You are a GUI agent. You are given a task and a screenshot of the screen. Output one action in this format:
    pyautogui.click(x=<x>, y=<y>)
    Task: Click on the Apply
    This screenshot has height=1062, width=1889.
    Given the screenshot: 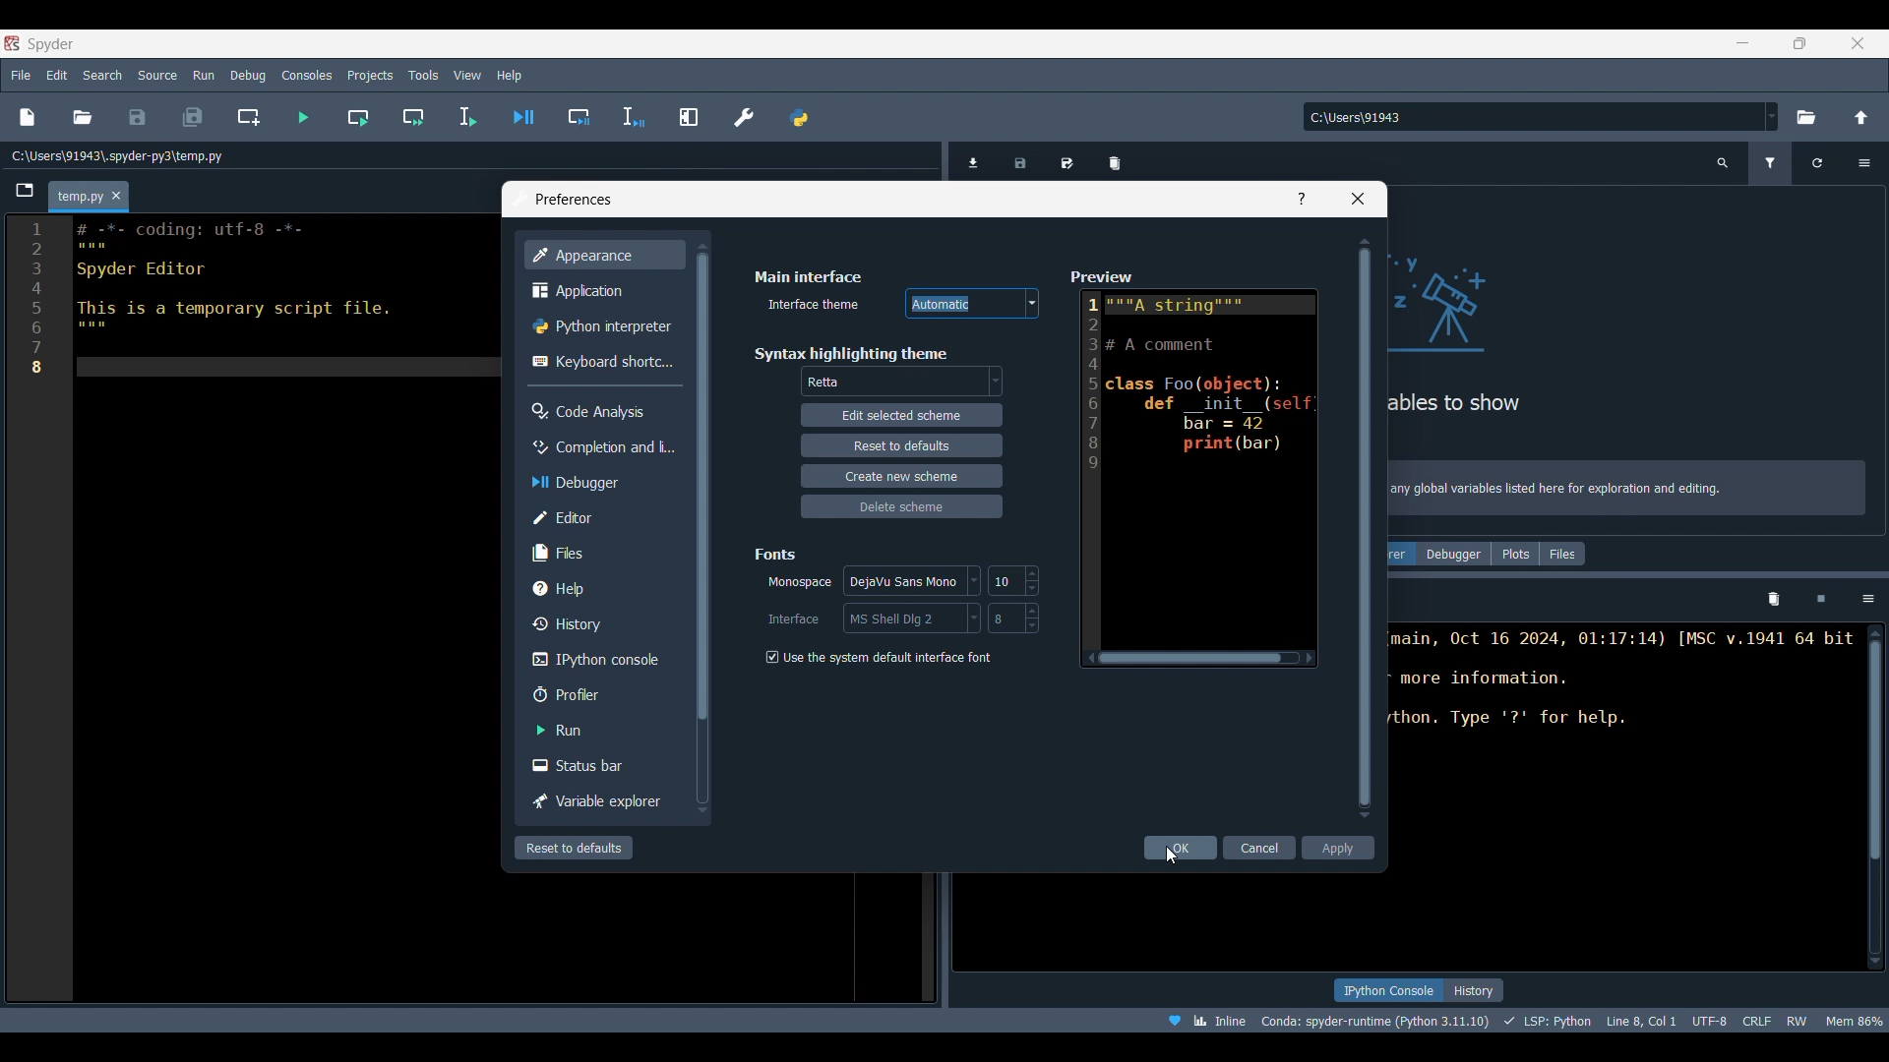 What is the action you would take?
    pyautogui.click(x=1338, y=848)
    